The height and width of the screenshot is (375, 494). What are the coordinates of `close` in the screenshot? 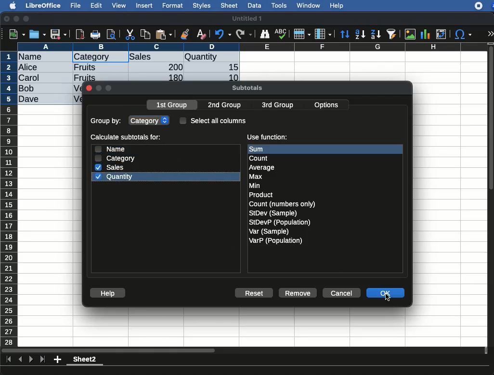 It's located at (89, 89).